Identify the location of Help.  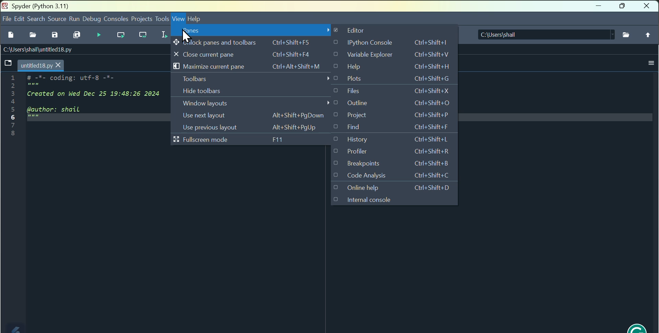
(402, 68).